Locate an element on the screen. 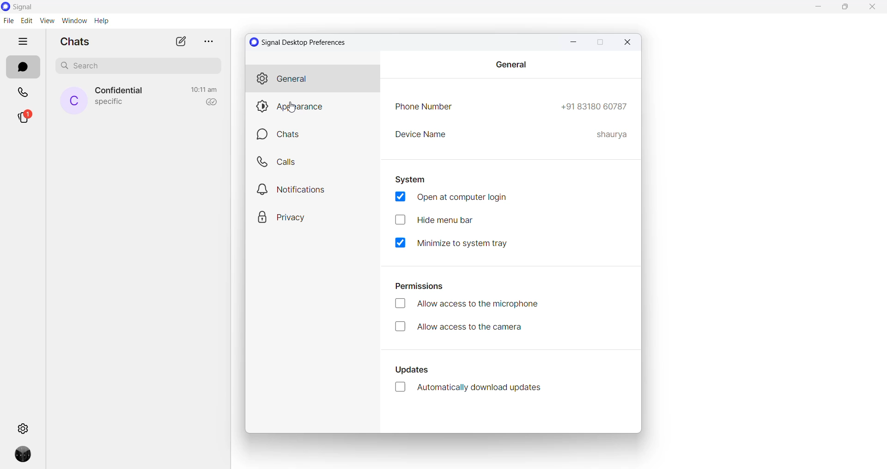 This screenshot has height=469, width=887. phone number is located at coordinates (425, 108).